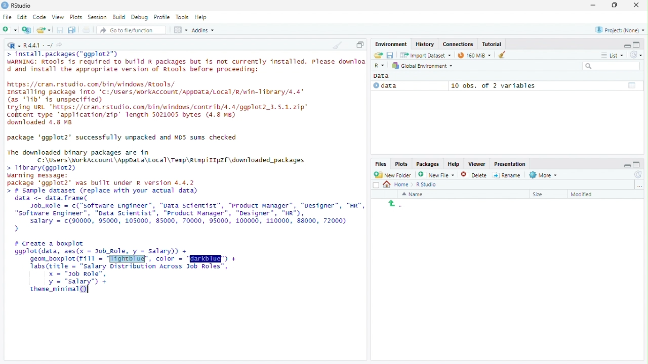 The image size is (648, 364). What do you see at coordinates (612, 66) in the screenshot?
I see `Search` at bounding box center [612, 66].